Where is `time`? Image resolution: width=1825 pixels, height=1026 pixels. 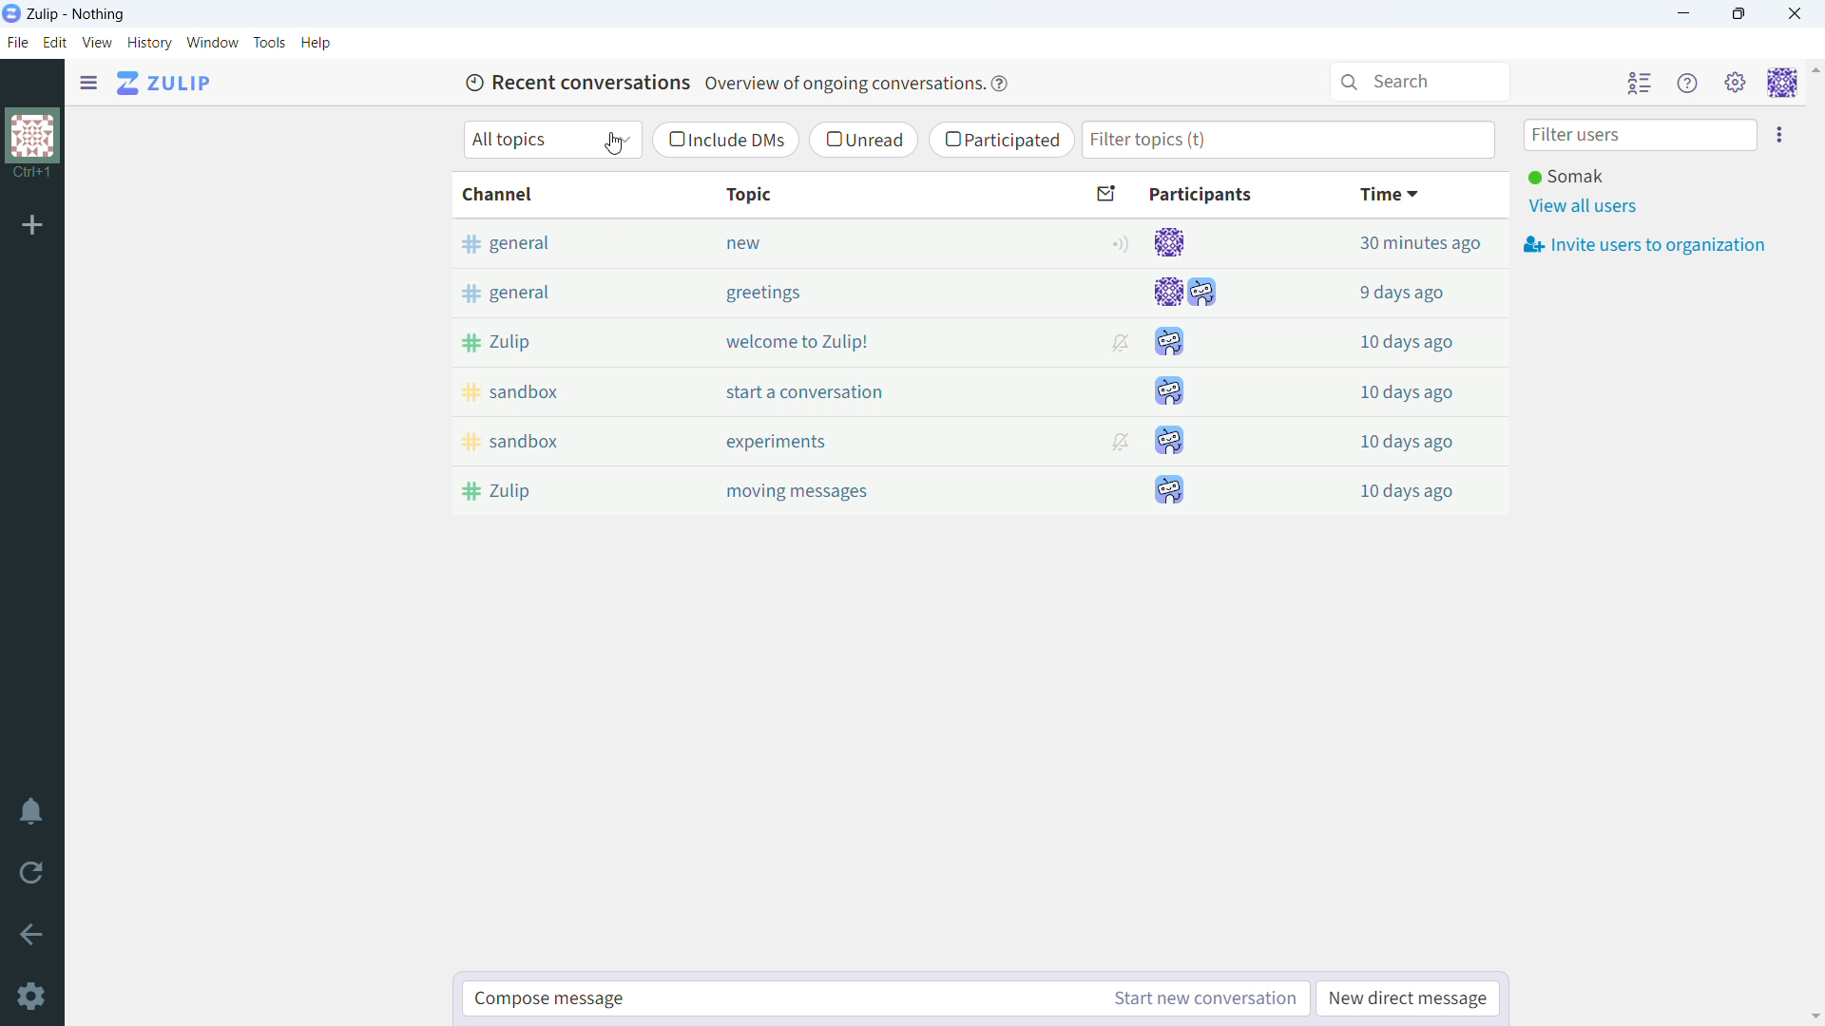 time is located at coordinates (1412, 196).